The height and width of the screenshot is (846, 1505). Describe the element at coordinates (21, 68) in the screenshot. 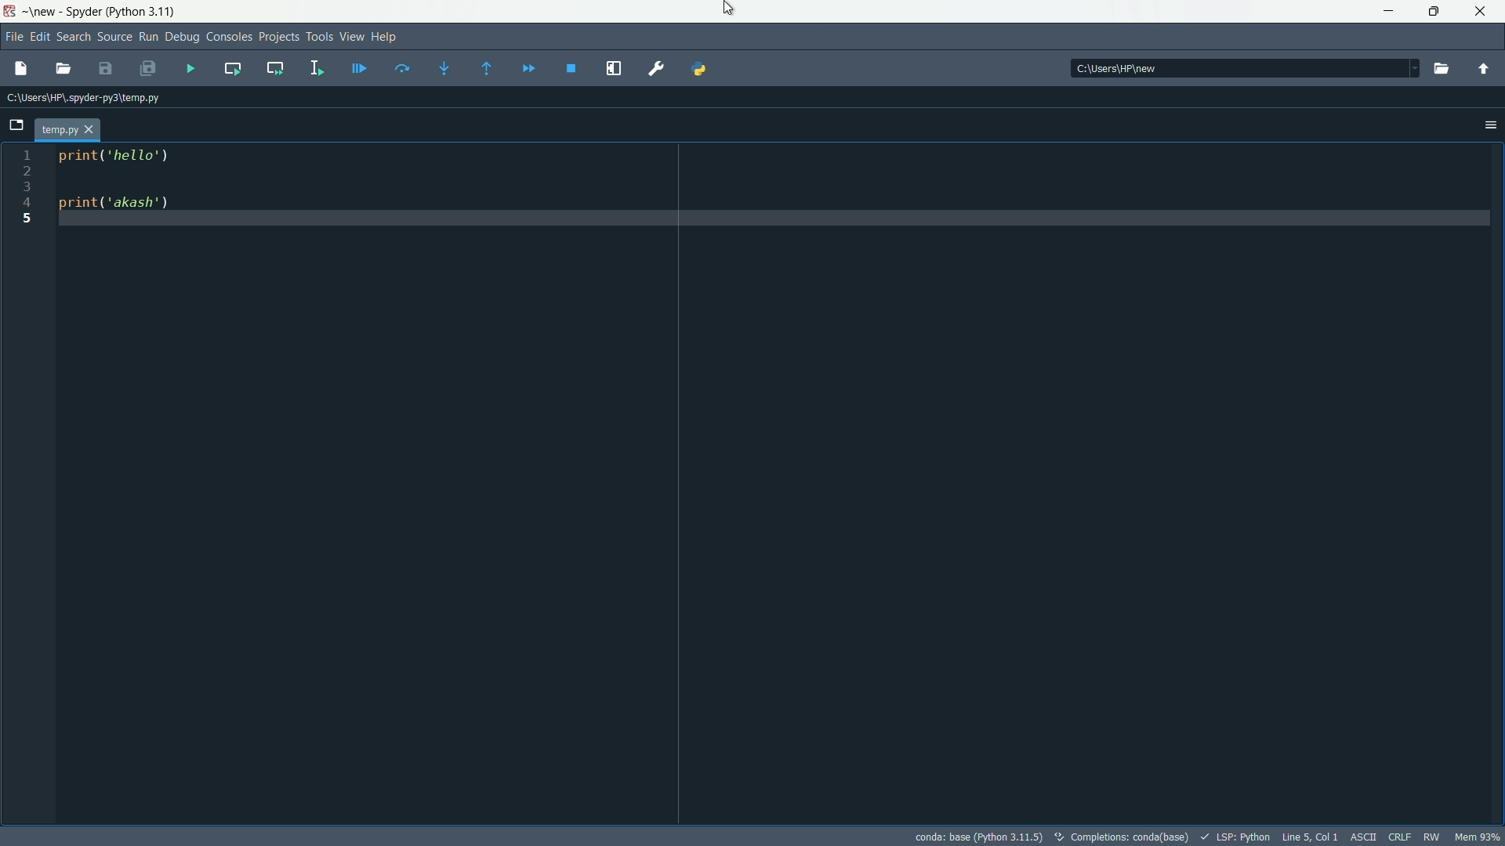

I see `new file` at that location.